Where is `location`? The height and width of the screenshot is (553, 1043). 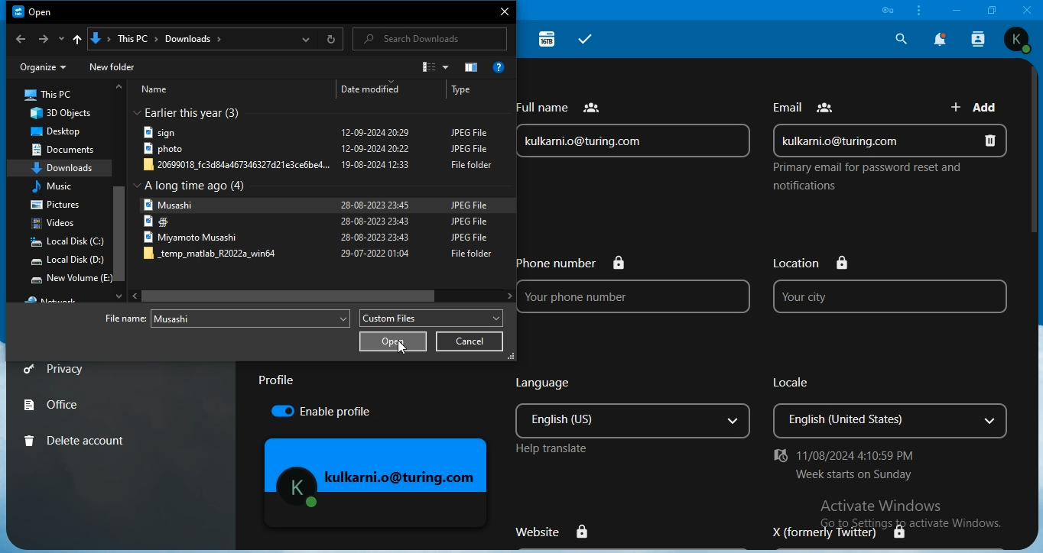
location is located at coordinates (213, 39).